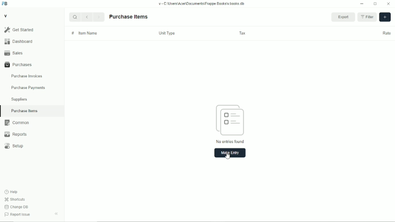 Image resolution: width=395 pixels, height=222 pixels. Describe the element at coordinates (15, 134) in the screenshot. I see `reports` at that location.